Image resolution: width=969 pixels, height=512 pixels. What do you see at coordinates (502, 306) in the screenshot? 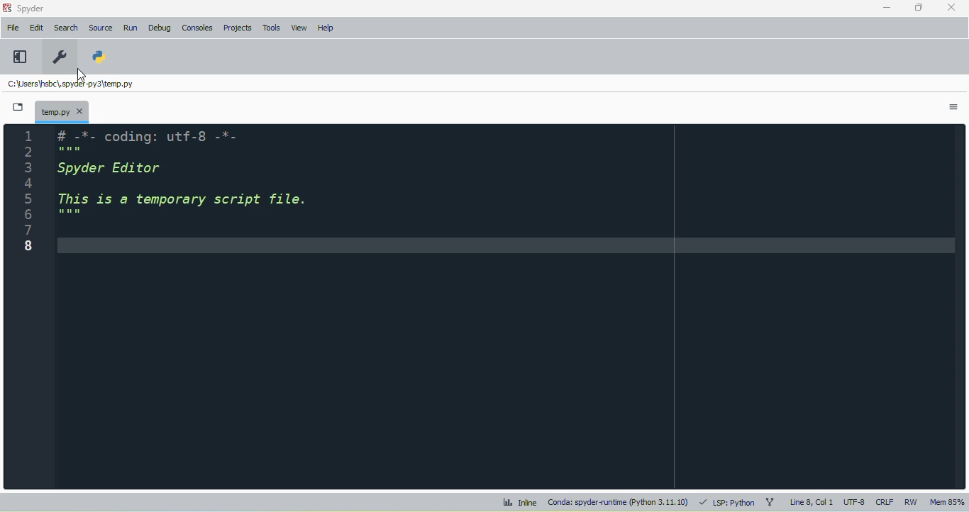
I see `editor` at bounding box center [502, 306].